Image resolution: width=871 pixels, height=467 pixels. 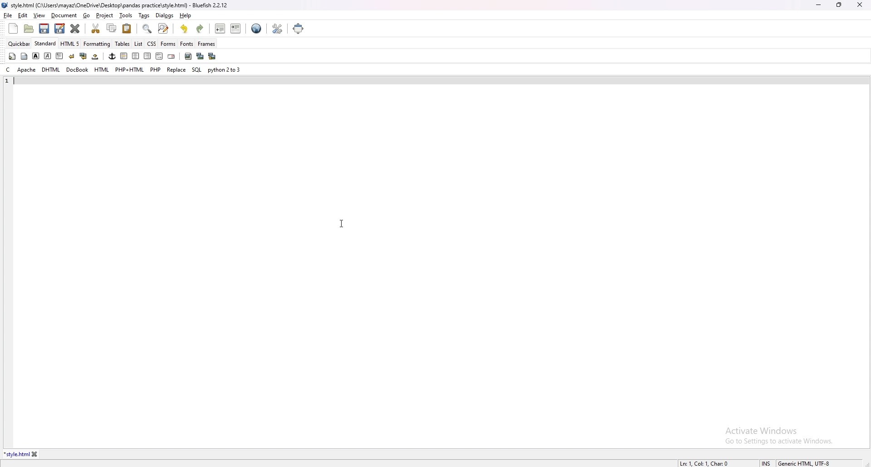 I want to click on anchor, so click(x=112, y=56).